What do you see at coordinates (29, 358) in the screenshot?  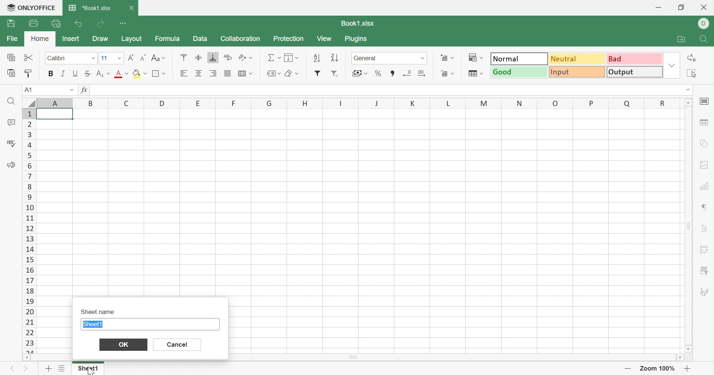 I see `Scroll left` at bounding box center [29, 358].